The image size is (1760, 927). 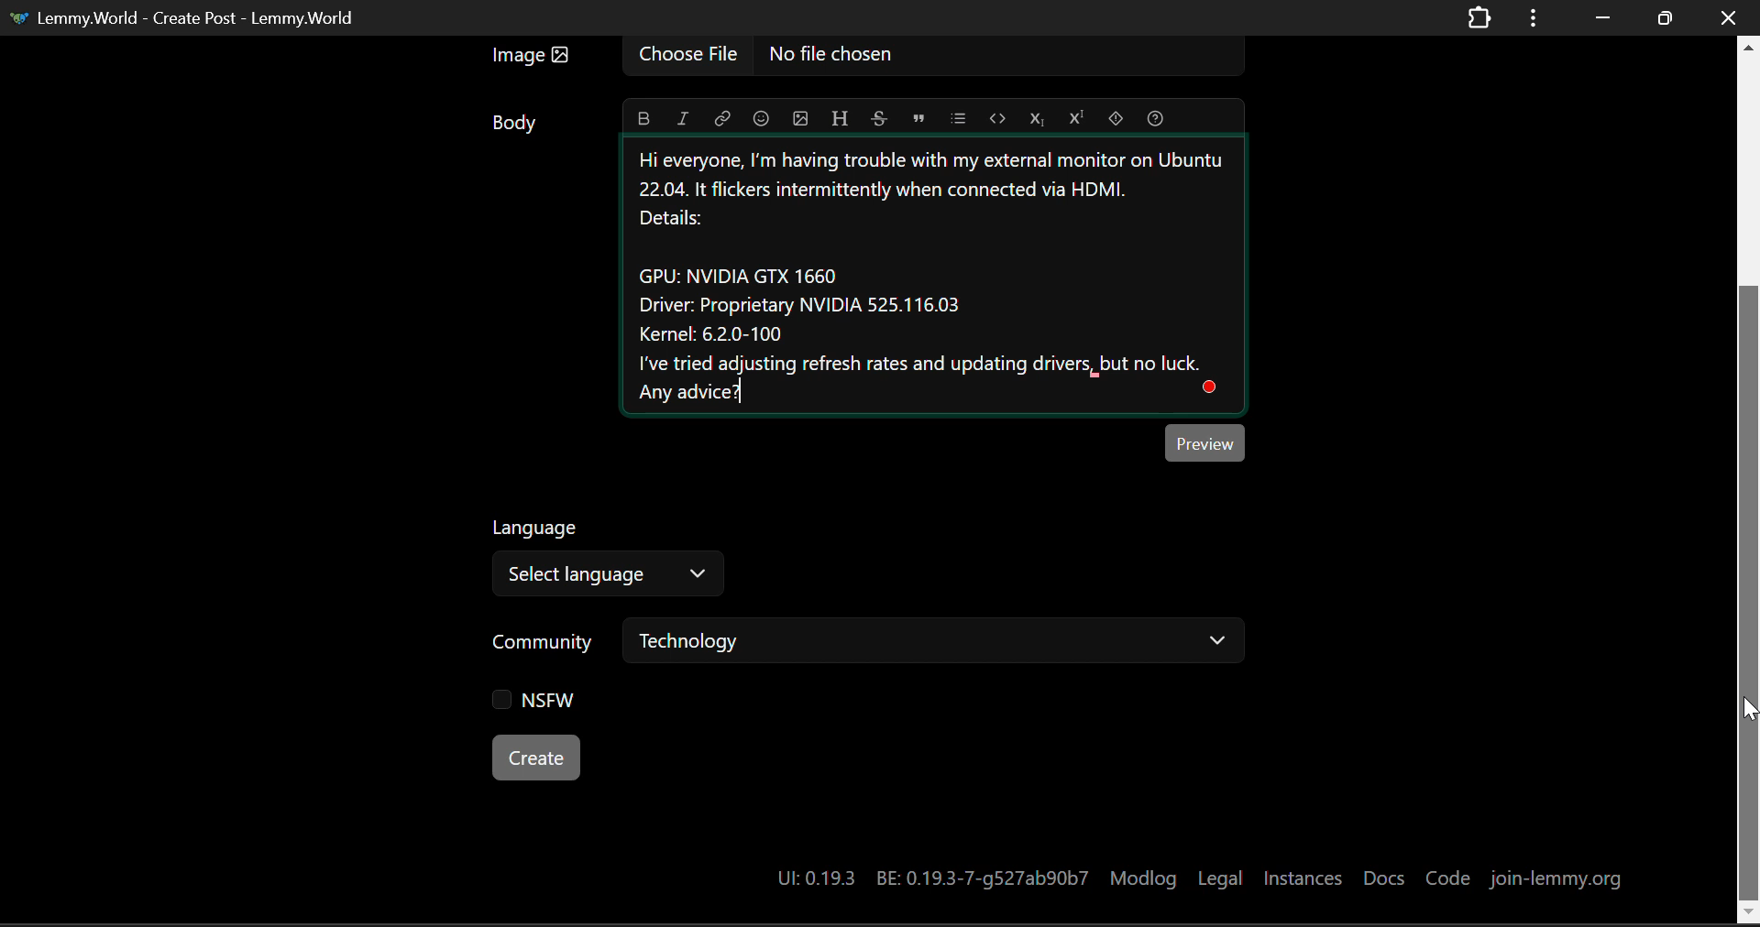 I want to click on Subscript, so click(x=1036, y=115).